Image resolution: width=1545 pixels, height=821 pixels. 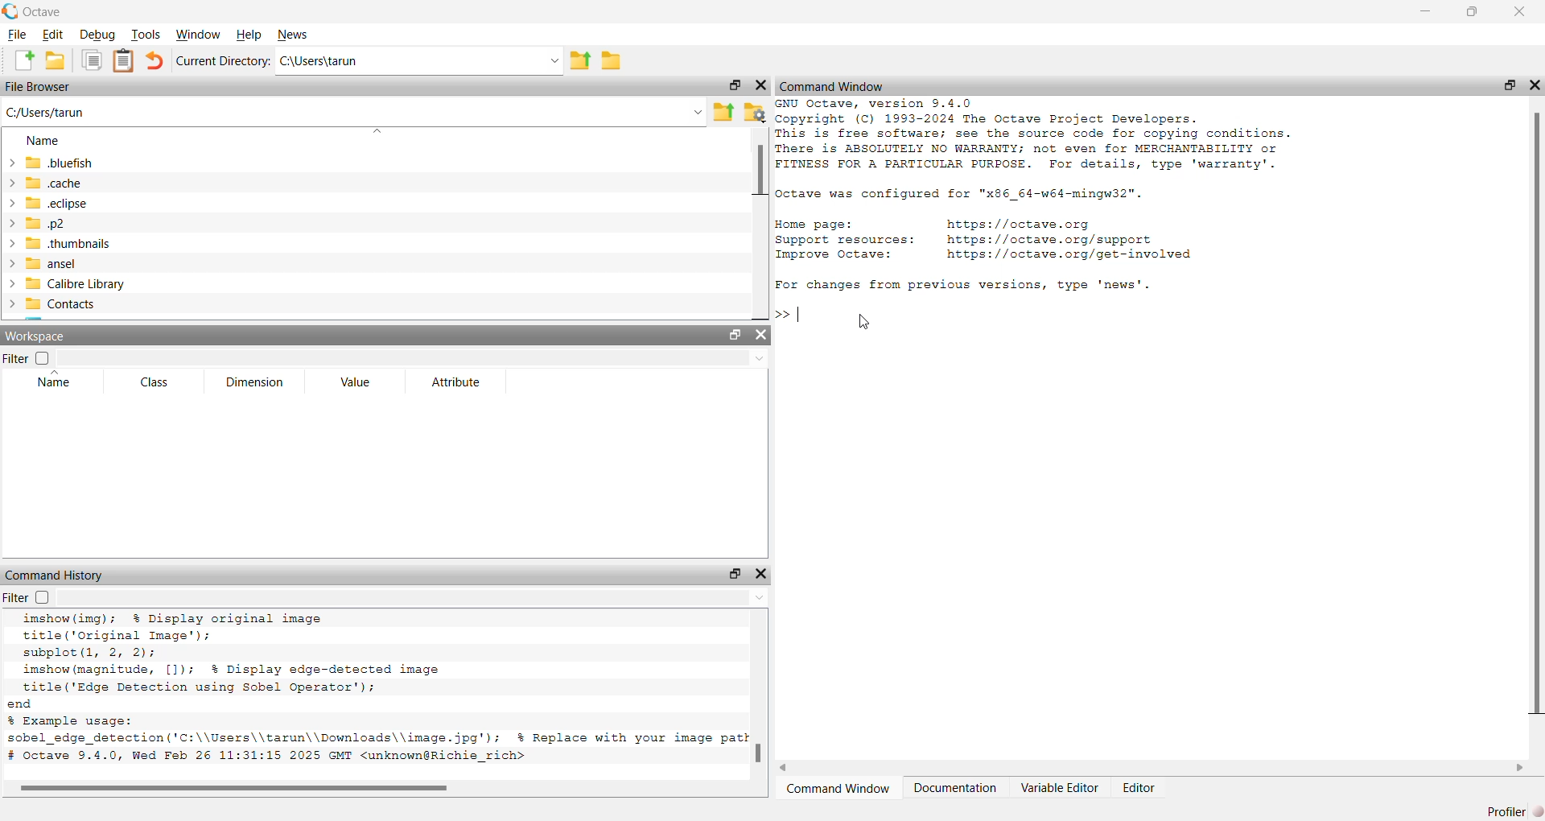 What do you see at coordinates (146, 35) in the screenshot?
I see `Tools` at bounding box center [146, 35].